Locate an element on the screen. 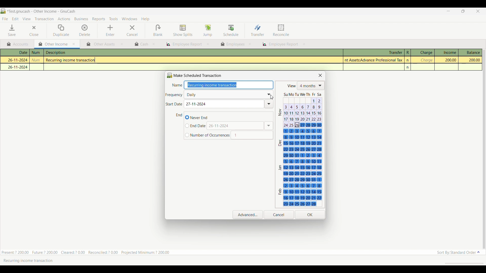 The height and width of the screenshot is (273, 486). Indicates Start date of transaction is located at coordinates (174, 104).